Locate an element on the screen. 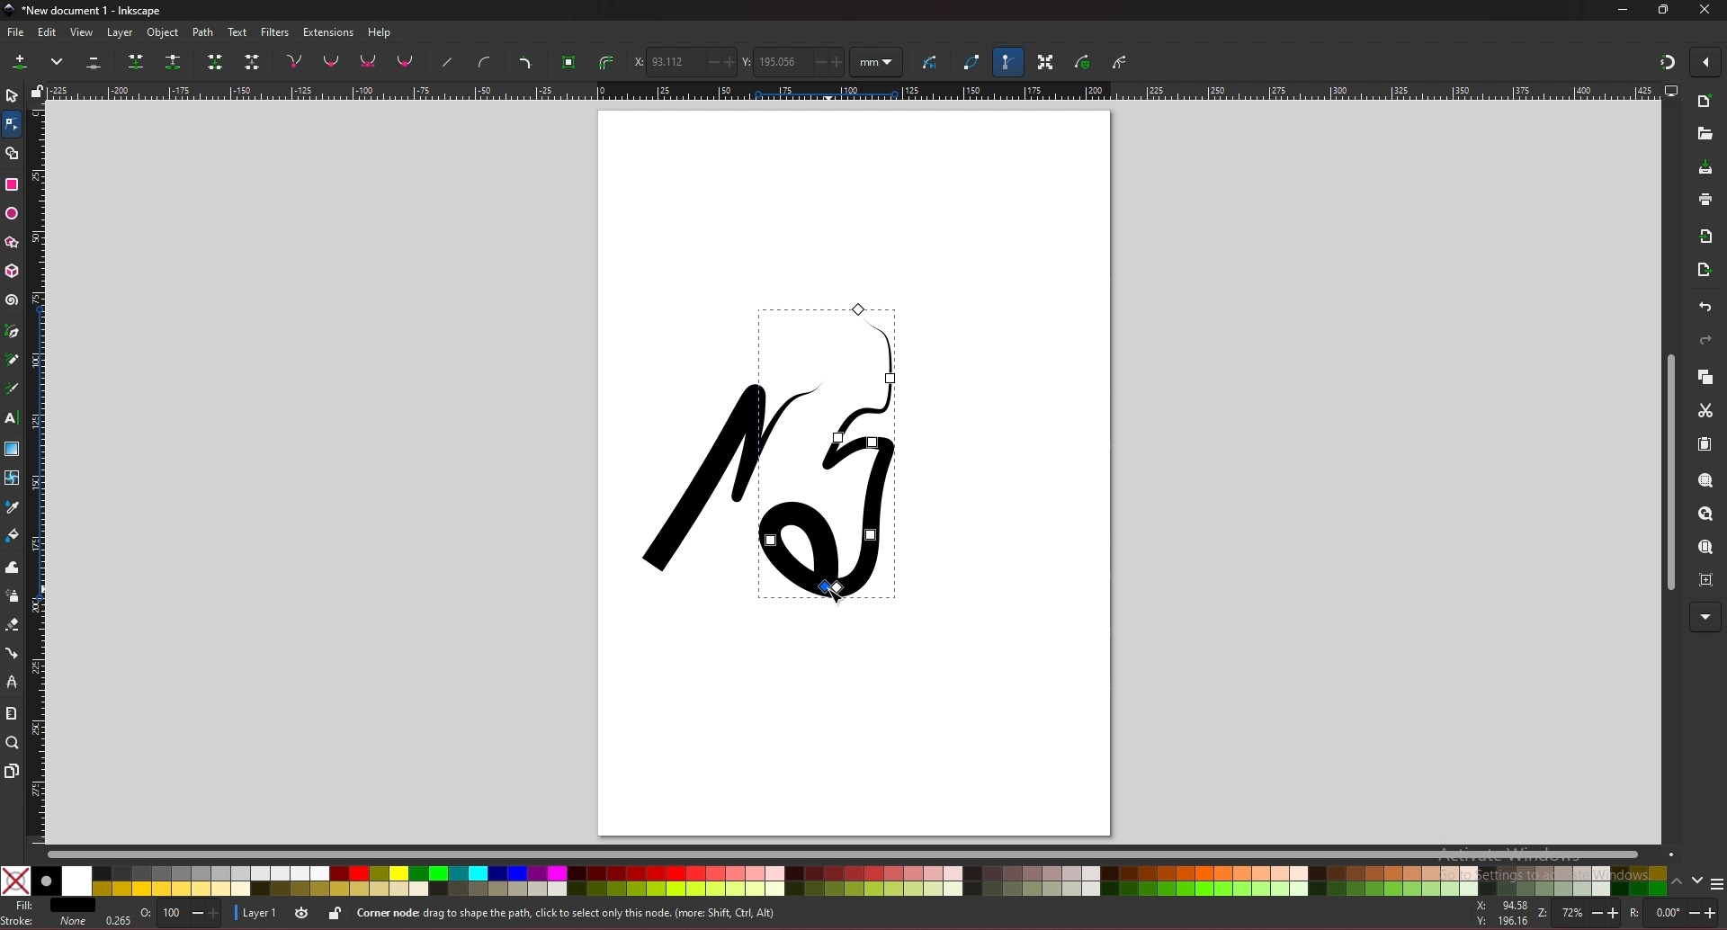 This screenshot has width=1727, height=930. layer is located at coordinates (123, 33).